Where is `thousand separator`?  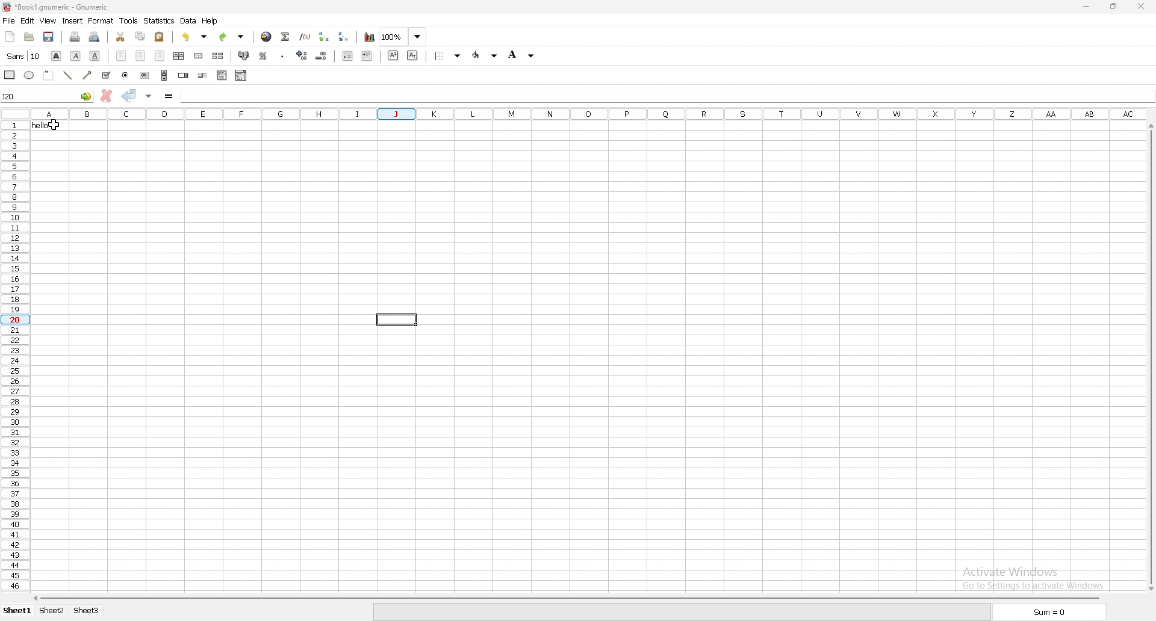 thousand separator is located at coordinates (283, 57).